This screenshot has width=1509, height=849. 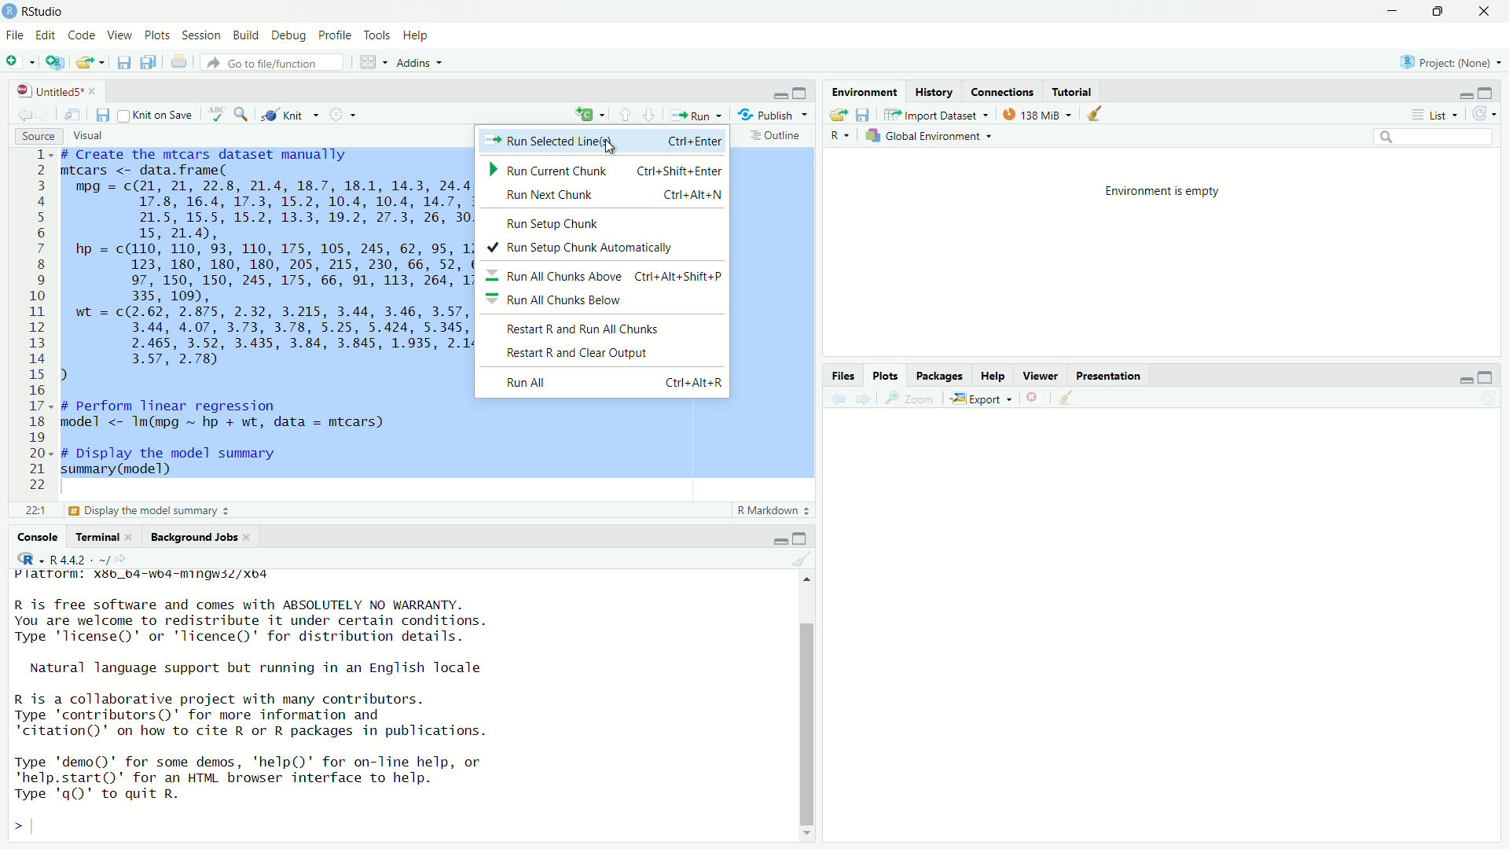 What do you see at coordinates (1067, 398) in the screenshot?
I see `clear all plots` at bounding box center [1067, 398].